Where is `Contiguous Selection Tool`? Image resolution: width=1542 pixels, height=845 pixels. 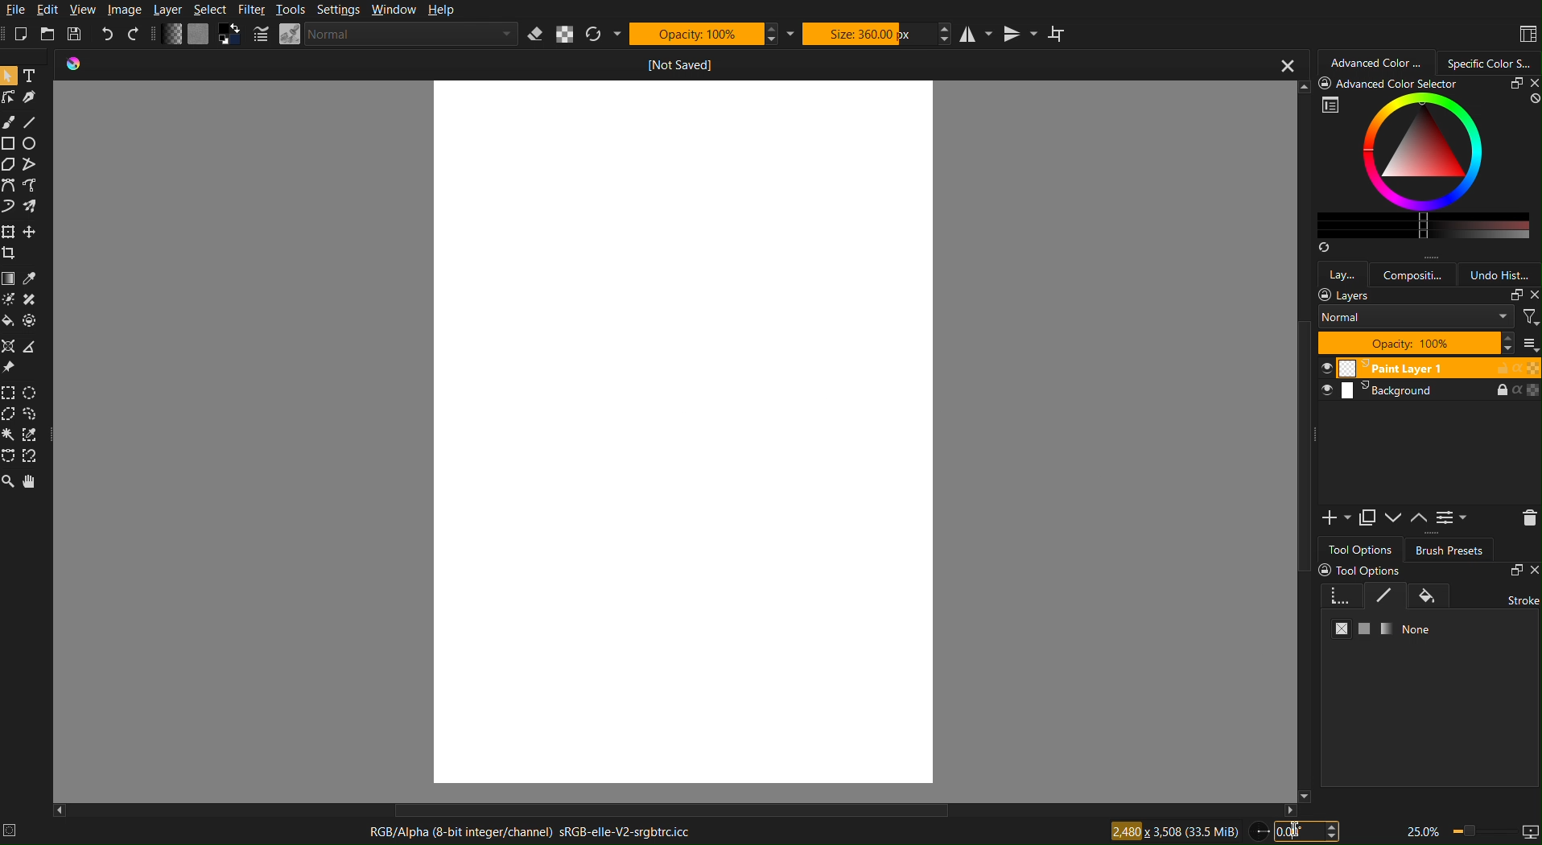 Contiguous Selection Tool is located at coordinates (8, 435).